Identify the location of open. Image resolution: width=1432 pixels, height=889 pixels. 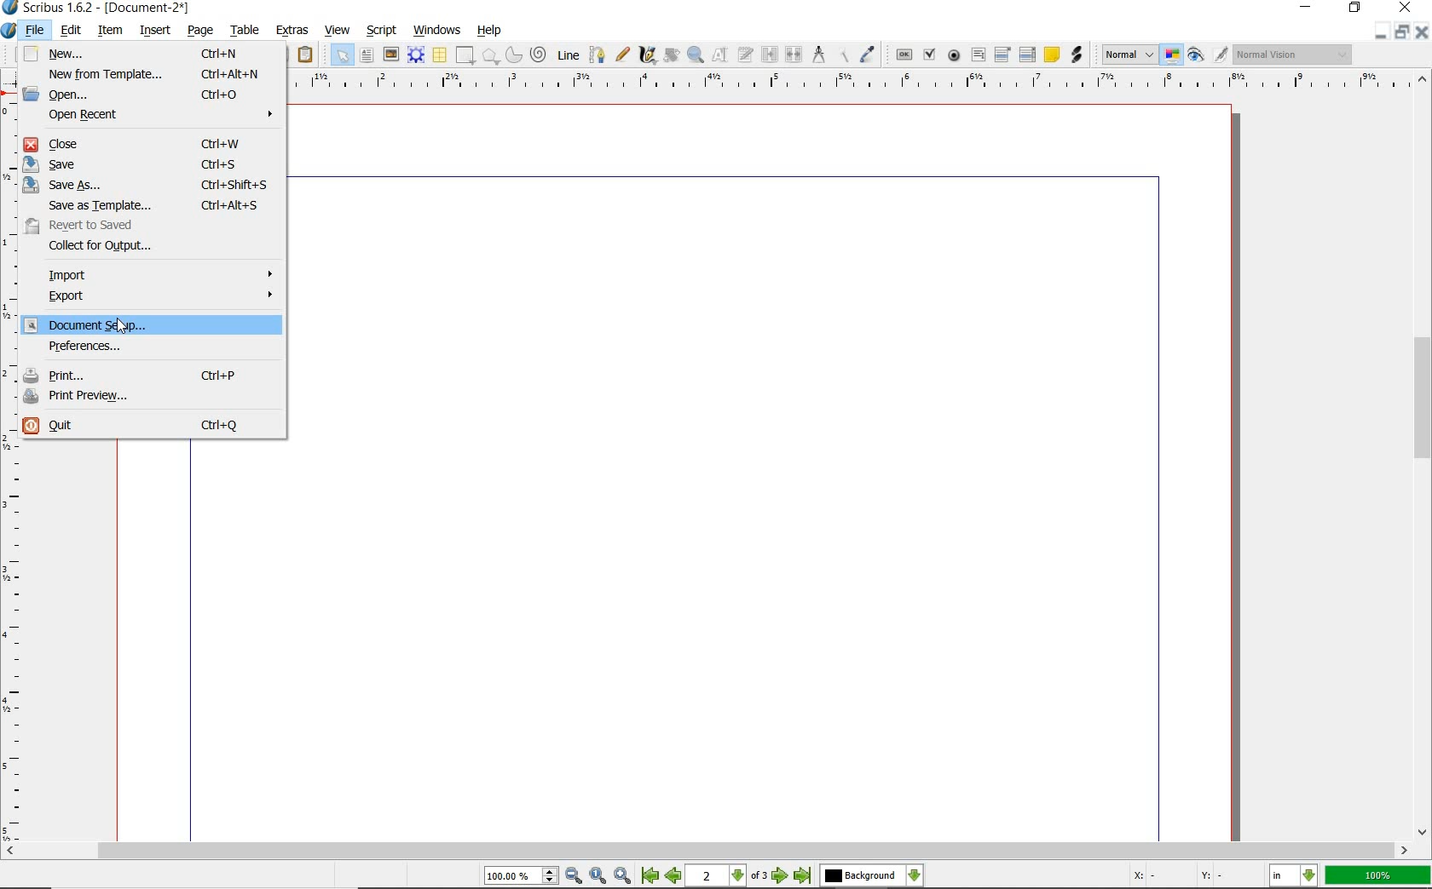
(151, 94).